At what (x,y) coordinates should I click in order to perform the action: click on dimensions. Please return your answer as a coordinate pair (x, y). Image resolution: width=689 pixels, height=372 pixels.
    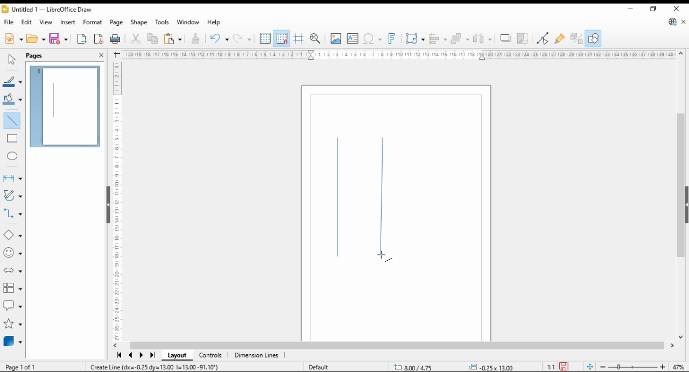
    Looking at the image, I should click on (257, 355).